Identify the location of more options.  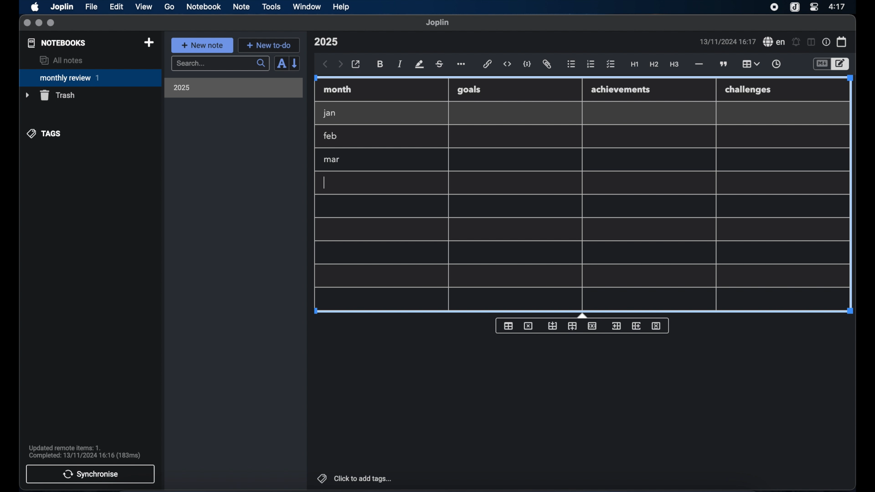
(462, 65).